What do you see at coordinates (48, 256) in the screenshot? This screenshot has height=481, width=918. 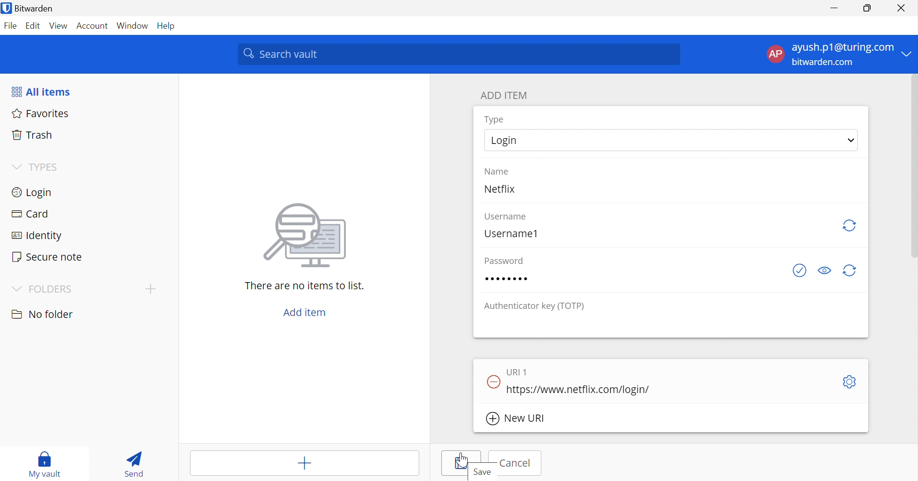 I see `Secure note` at bounding box center [48, 256].